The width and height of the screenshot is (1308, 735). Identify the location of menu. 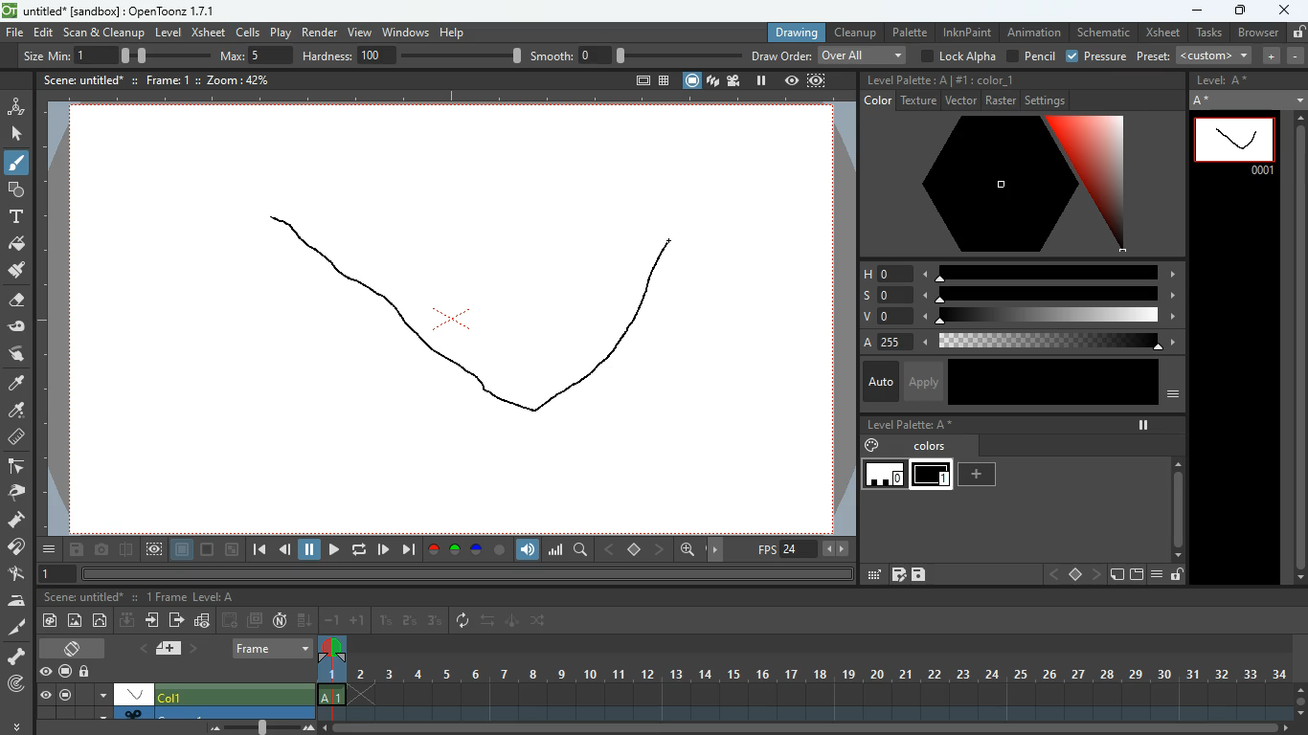
(1174, 395).